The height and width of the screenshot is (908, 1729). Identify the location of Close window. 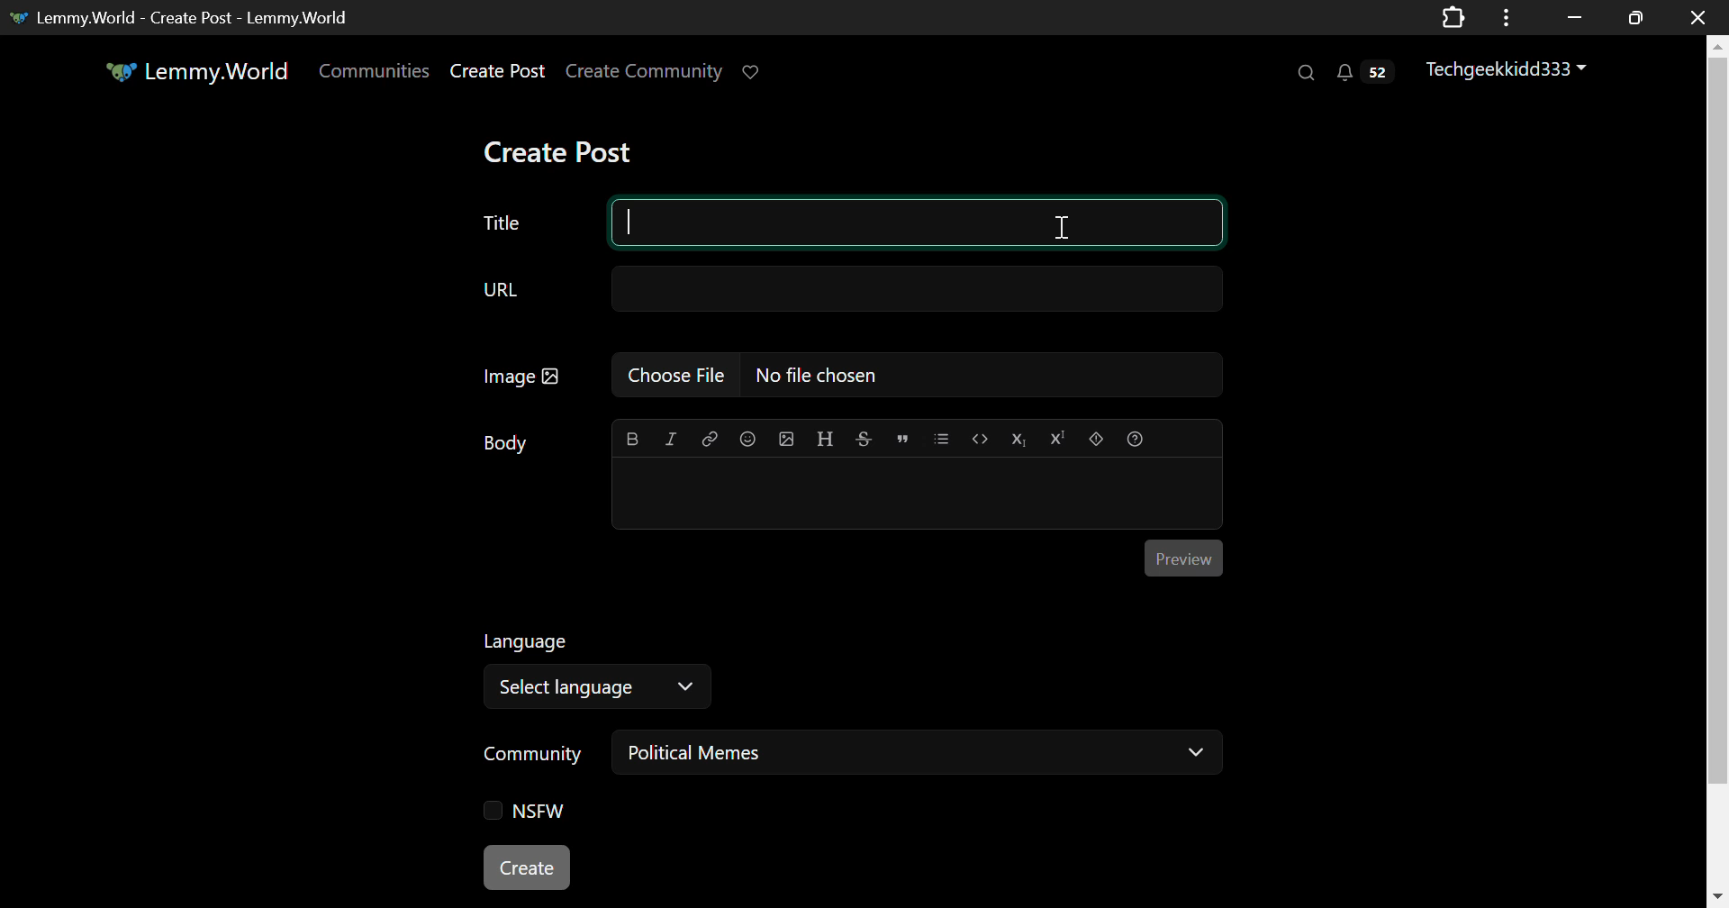
(1700, 16).